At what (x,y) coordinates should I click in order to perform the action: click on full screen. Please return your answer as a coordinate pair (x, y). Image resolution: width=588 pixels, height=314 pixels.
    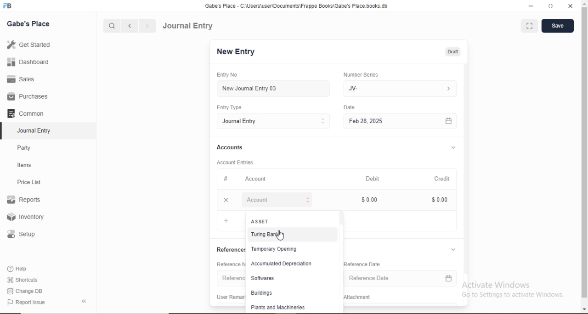
    Looking at the image, I should click on (550, 6).